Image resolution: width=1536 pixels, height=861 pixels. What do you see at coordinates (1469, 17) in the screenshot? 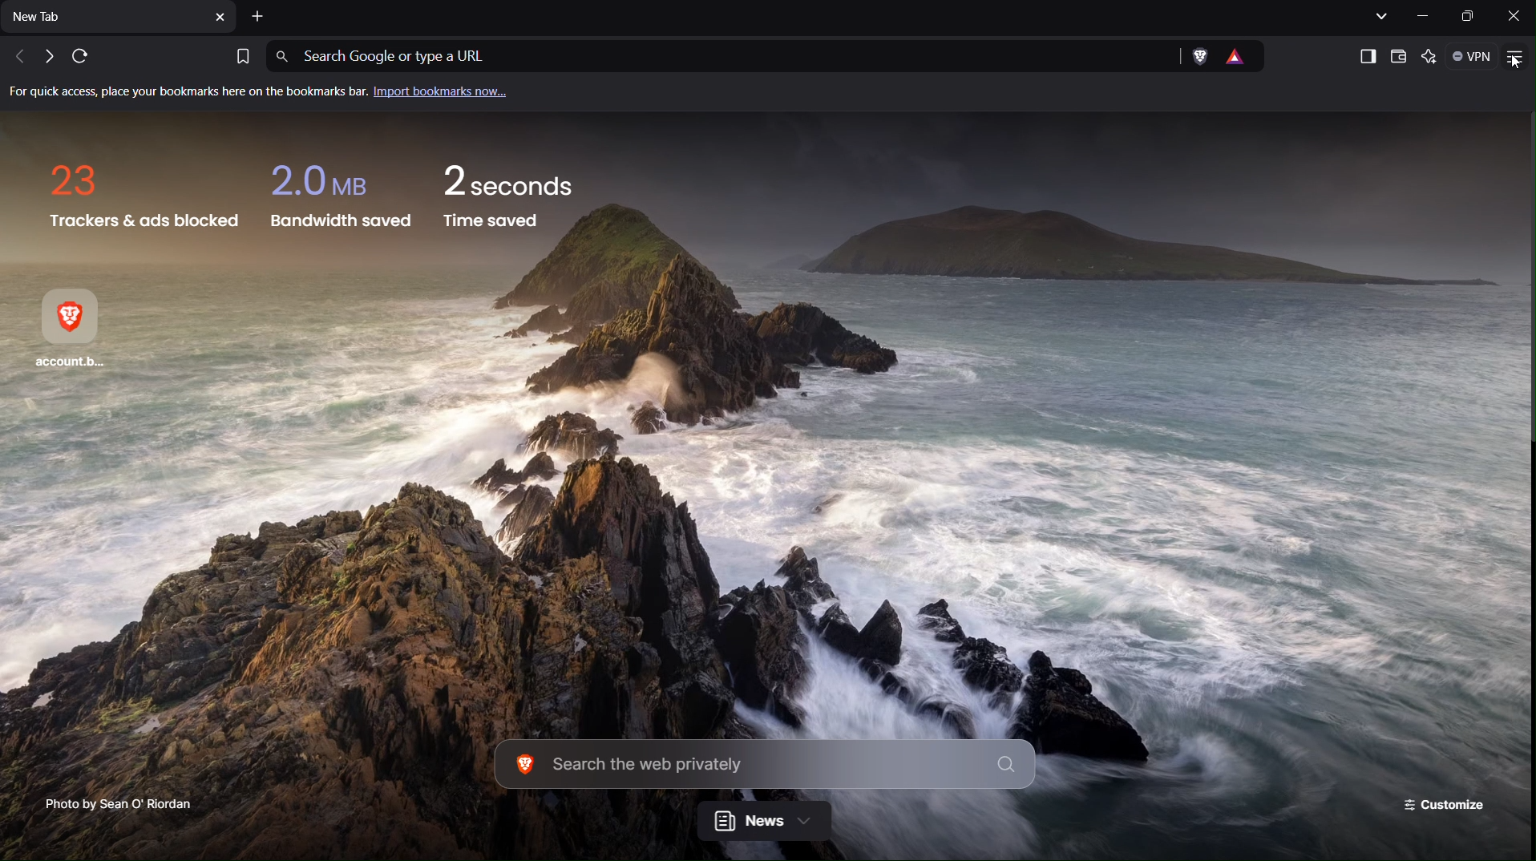
I see `Maximize` at bounding box center [1469, 17].